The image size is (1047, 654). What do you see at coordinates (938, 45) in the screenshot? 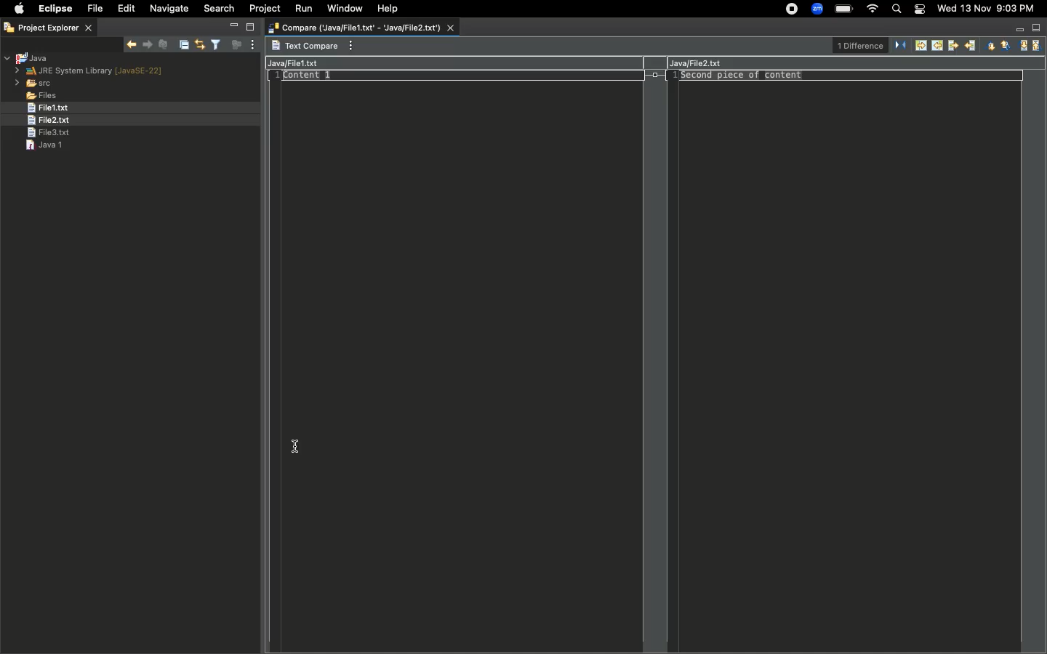
I see `Copy non-conflicting changes from right to left` at bounding box center [938, 45].